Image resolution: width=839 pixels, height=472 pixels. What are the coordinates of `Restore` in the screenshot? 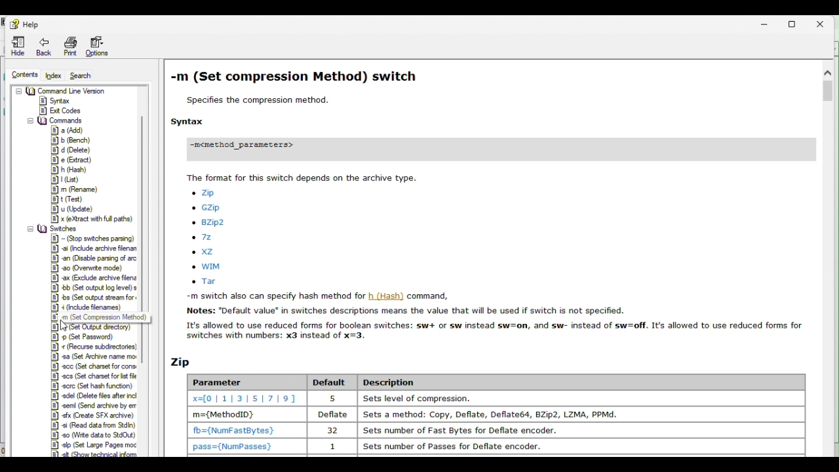 It's located at (794, 22).